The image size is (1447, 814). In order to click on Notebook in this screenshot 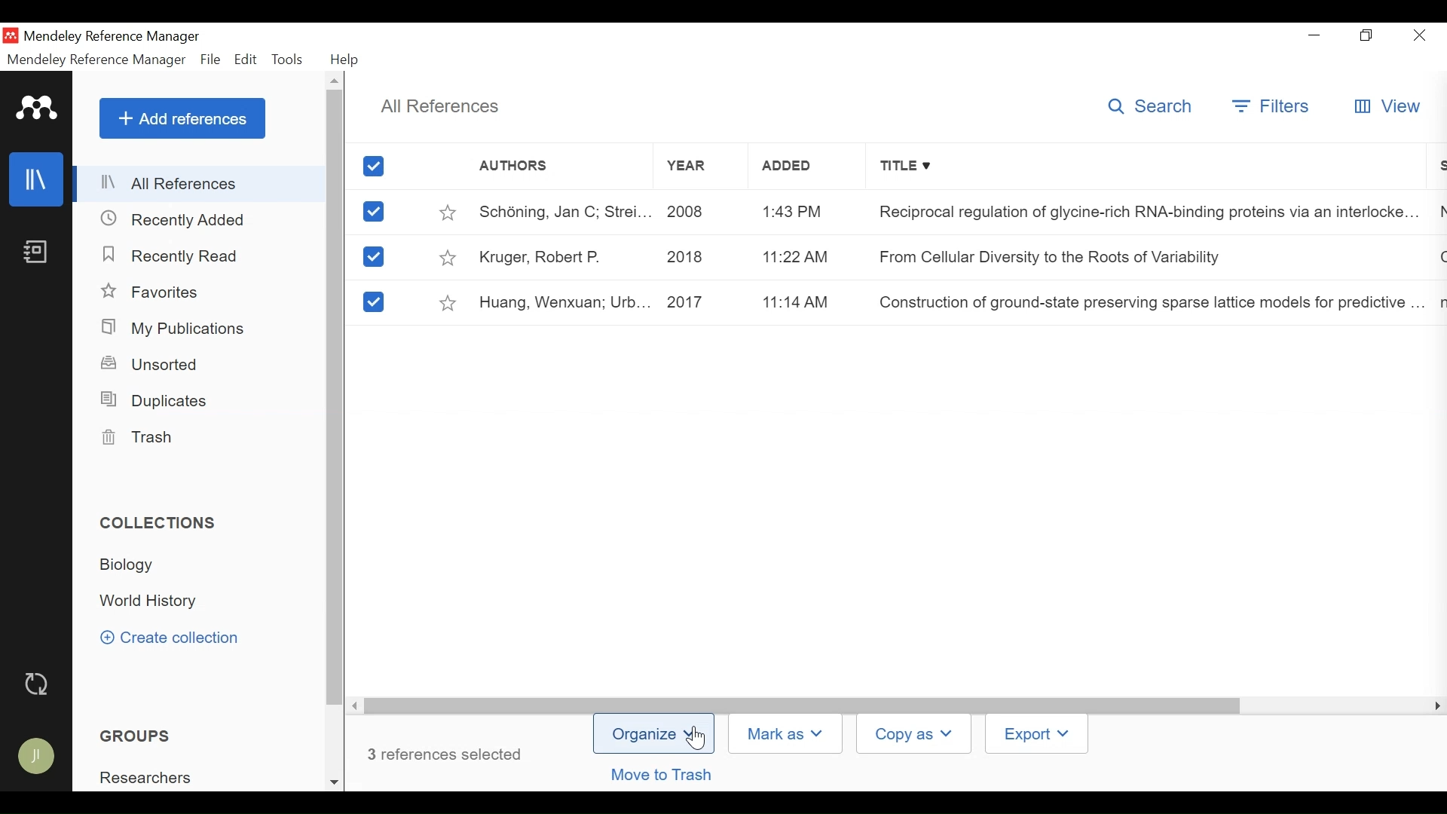, I will do `click(35, 253)`.